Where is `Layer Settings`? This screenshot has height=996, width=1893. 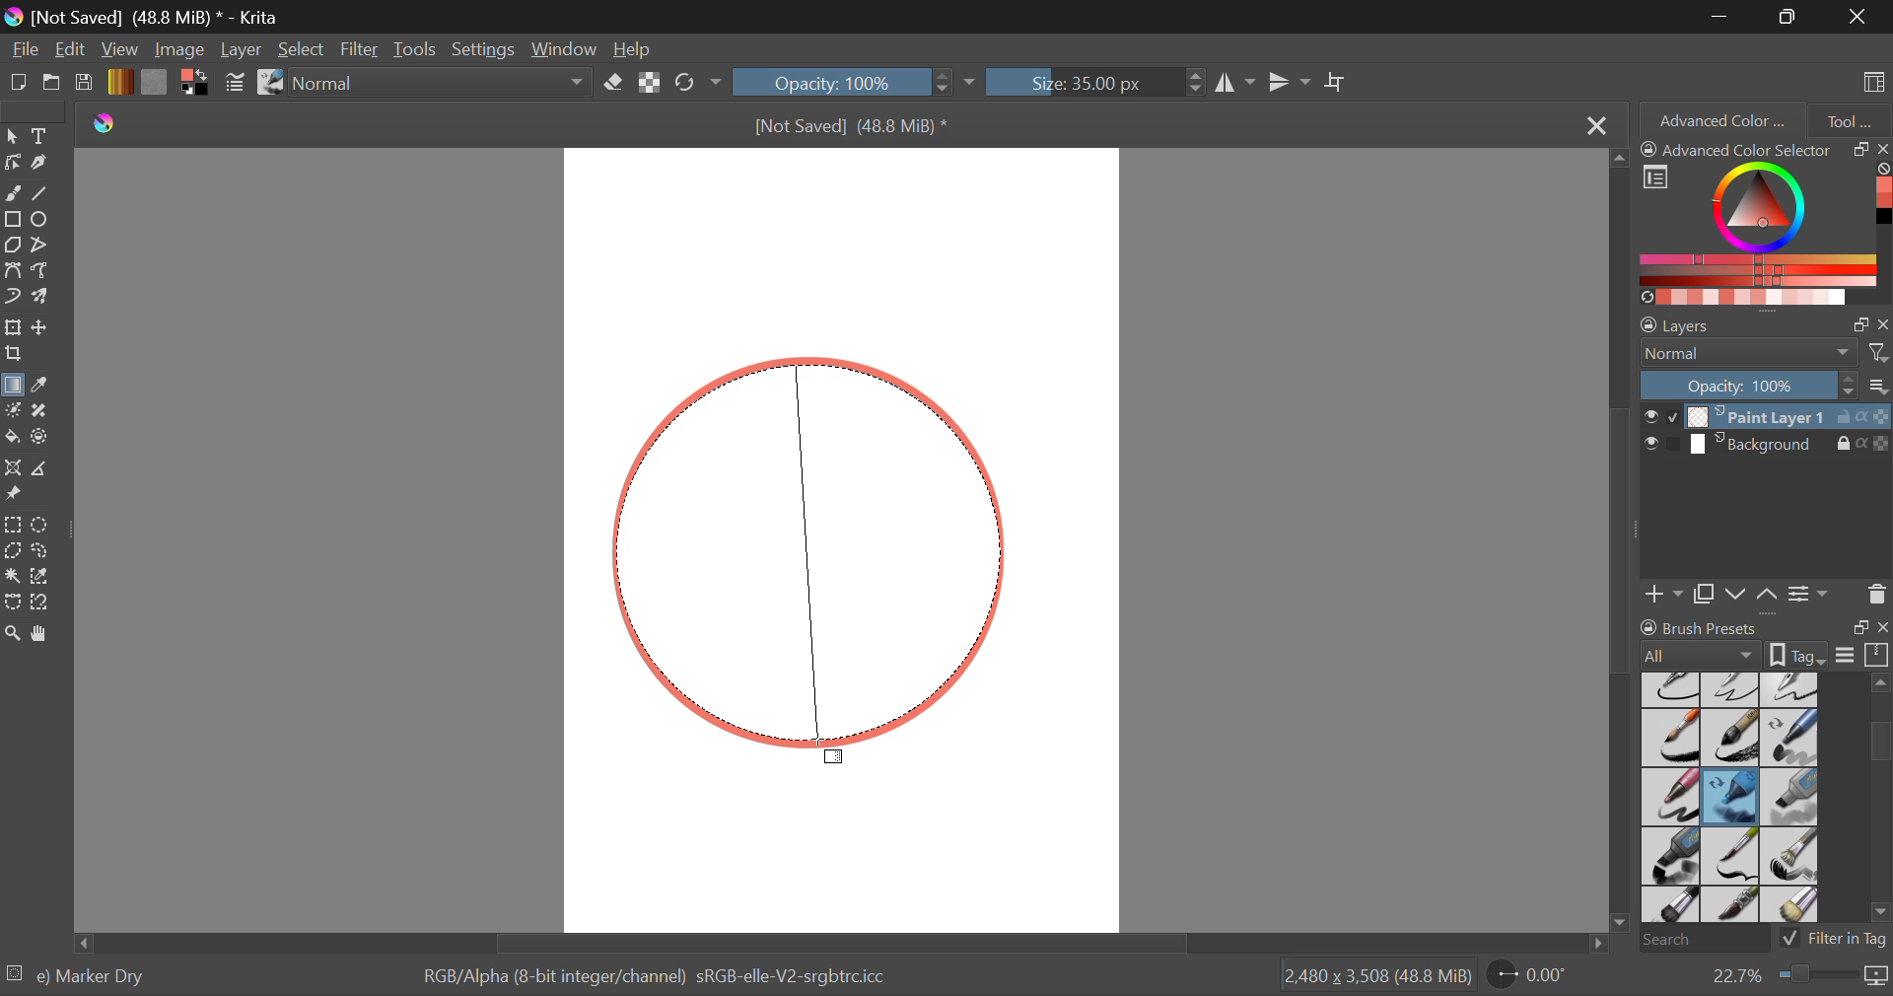 Layer Settings is located at coordinates (1765, 320).